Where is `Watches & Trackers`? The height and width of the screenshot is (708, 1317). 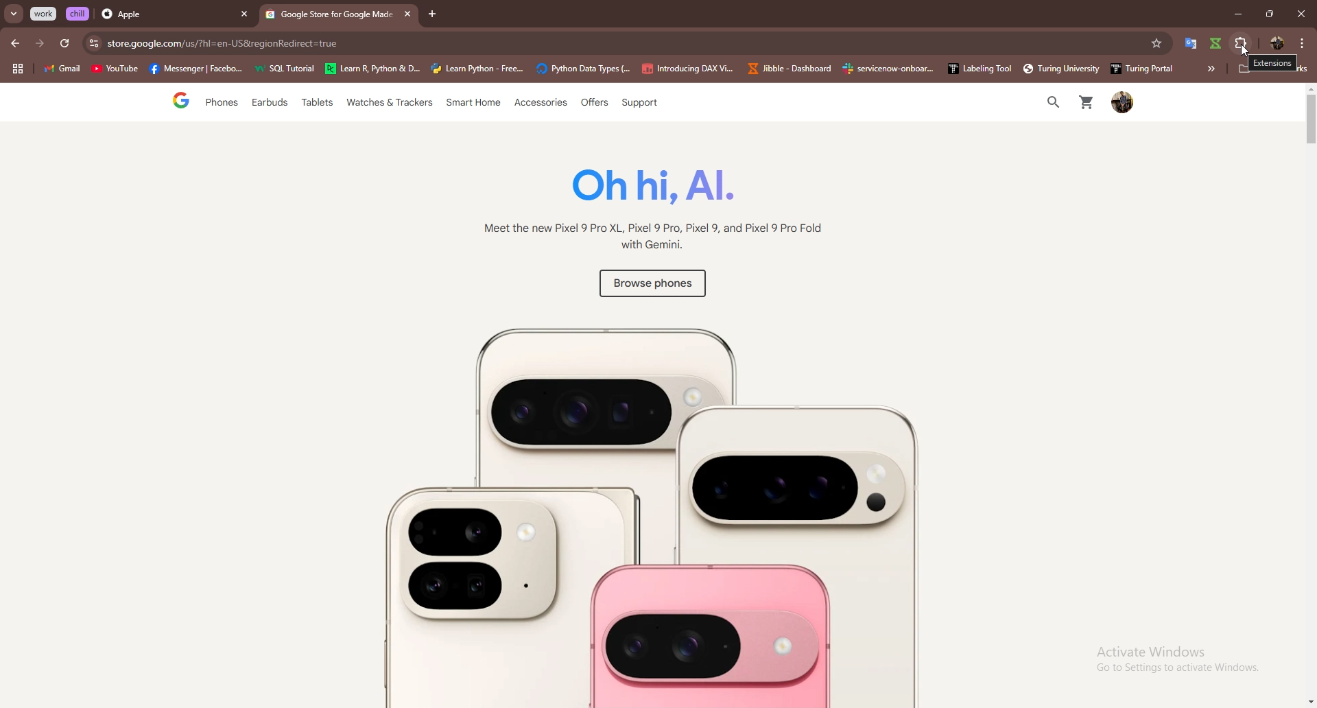 Watches & Trackers is located at coordinates (391, 104).